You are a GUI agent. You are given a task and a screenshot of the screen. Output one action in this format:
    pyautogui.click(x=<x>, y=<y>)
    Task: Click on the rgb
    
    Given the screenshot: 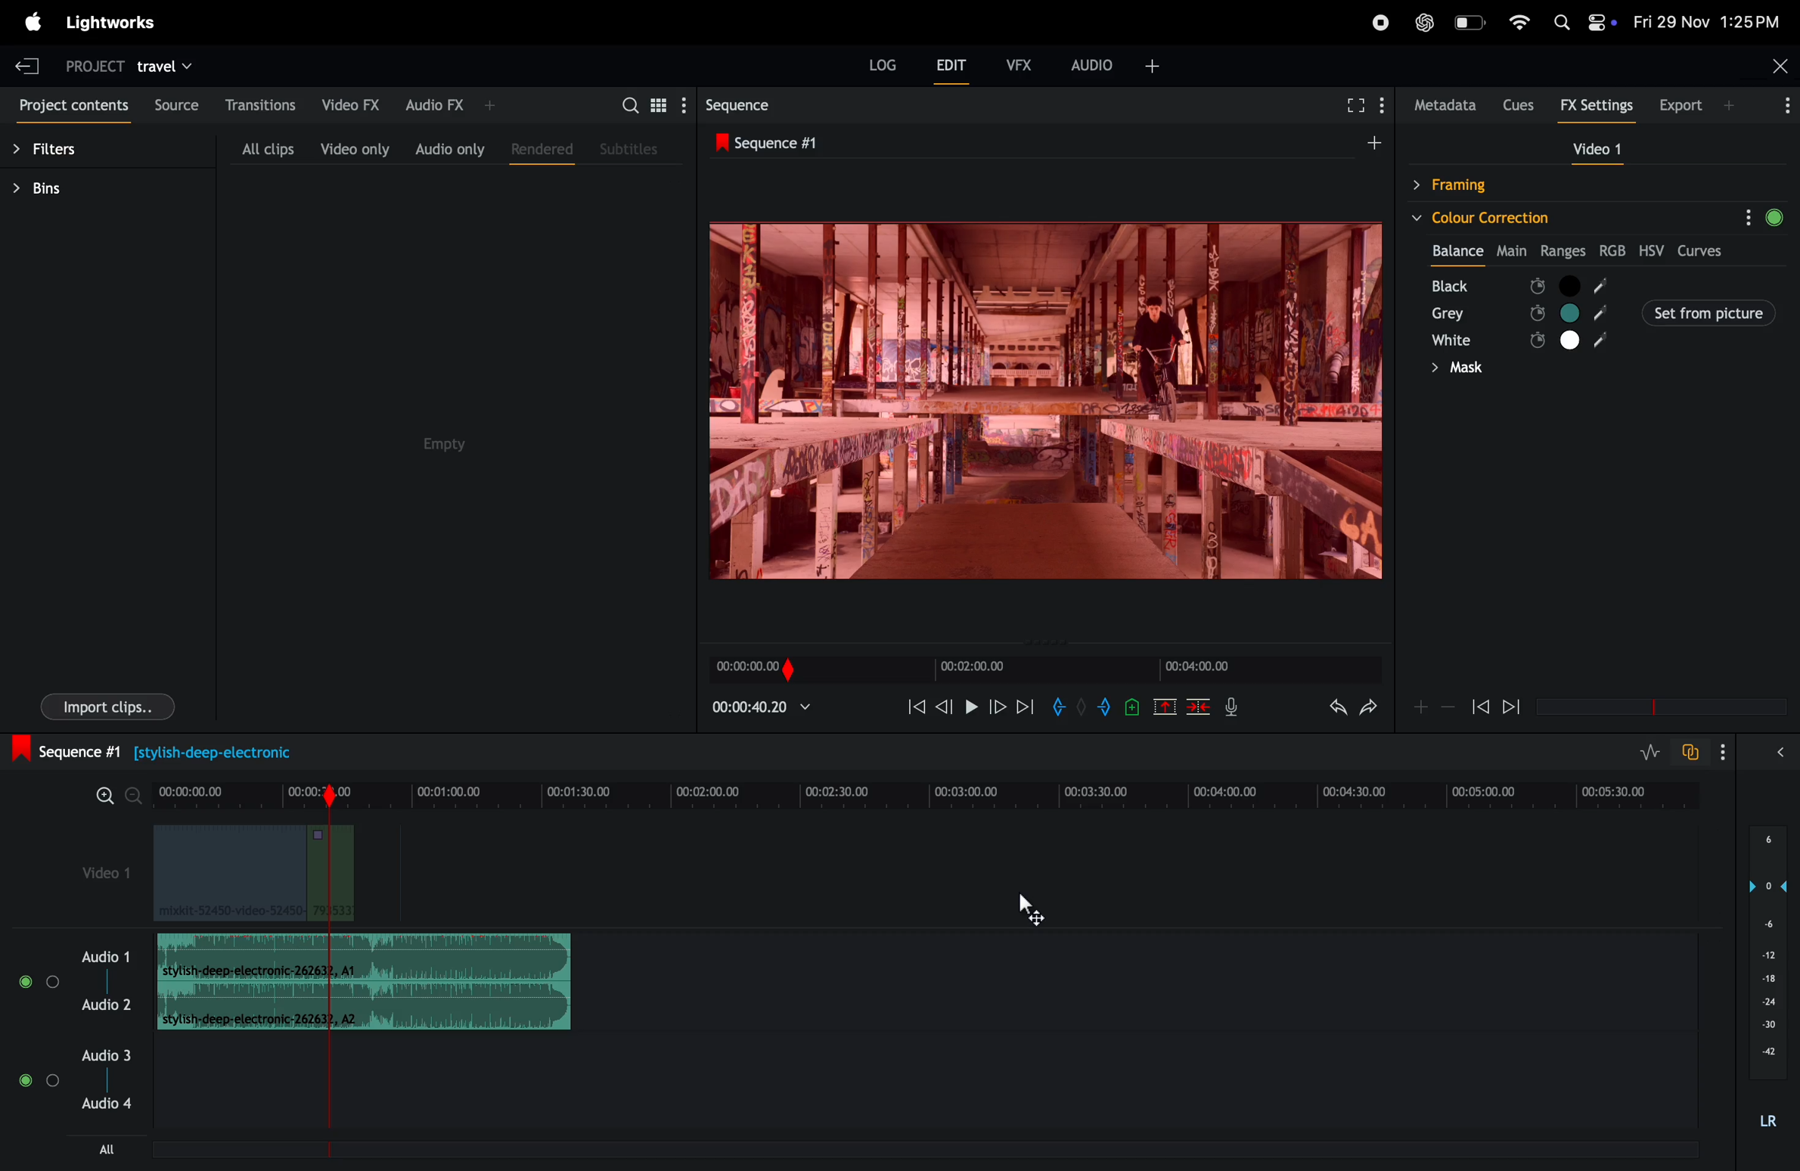 What is the action you would take?
    pyautogui.click(x=1615, y=250)
    